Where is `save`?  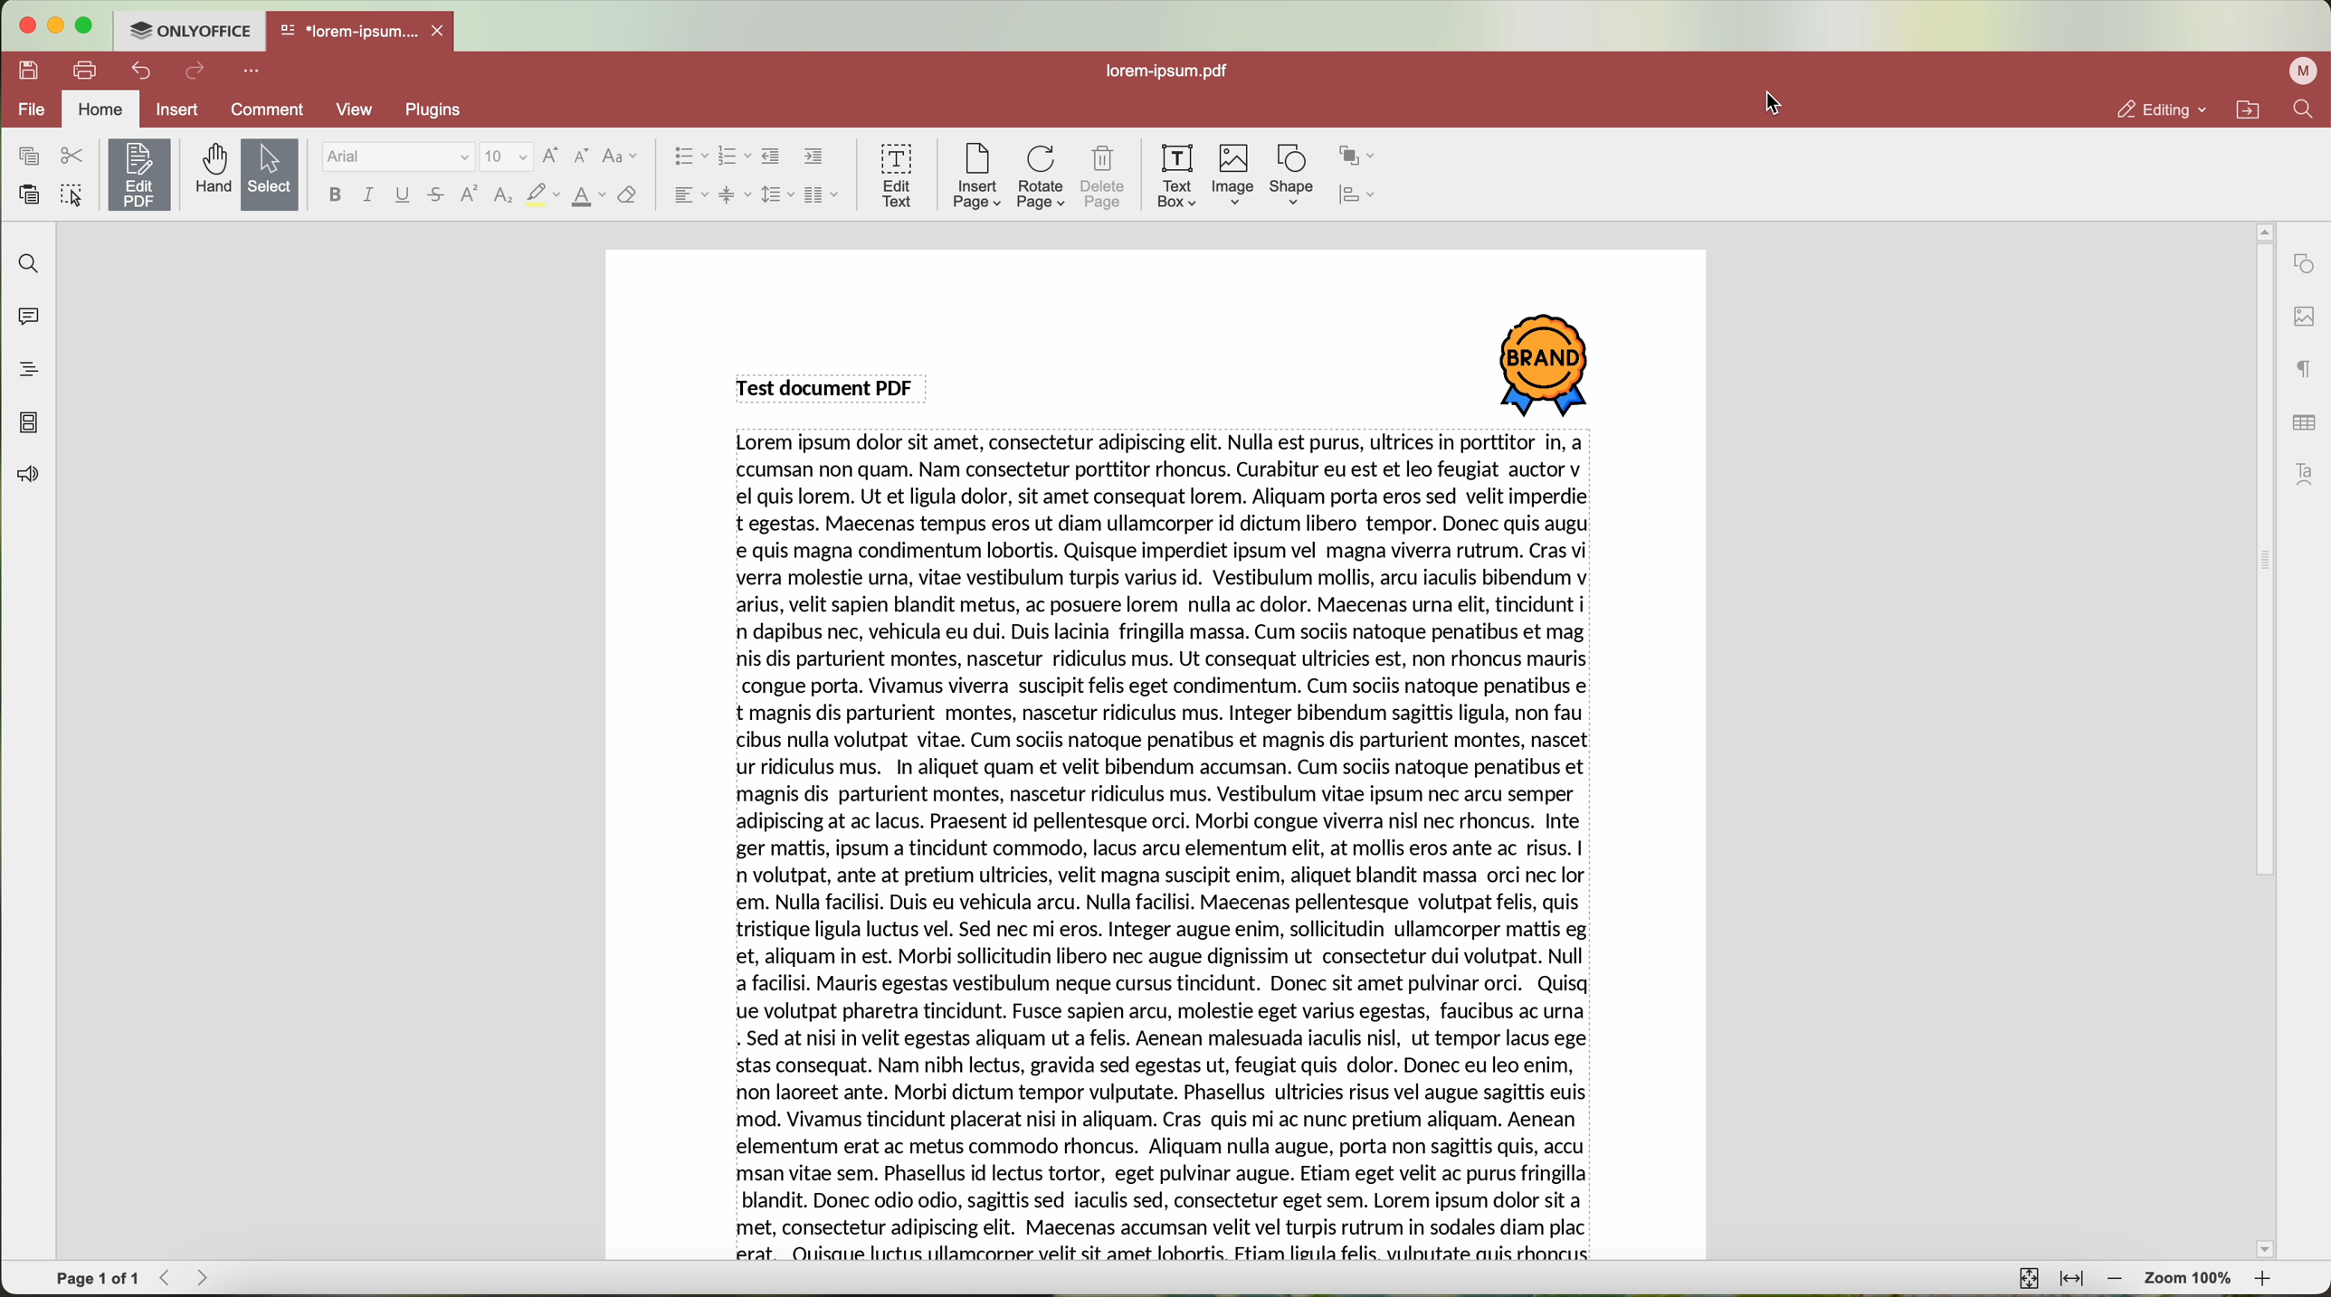
save is located at coordinates (24, 69).